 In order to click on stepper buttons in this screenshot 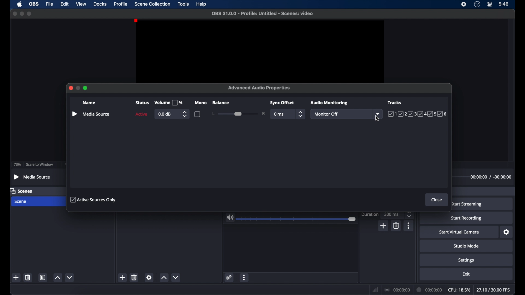, I will do `click(185, 114)`.